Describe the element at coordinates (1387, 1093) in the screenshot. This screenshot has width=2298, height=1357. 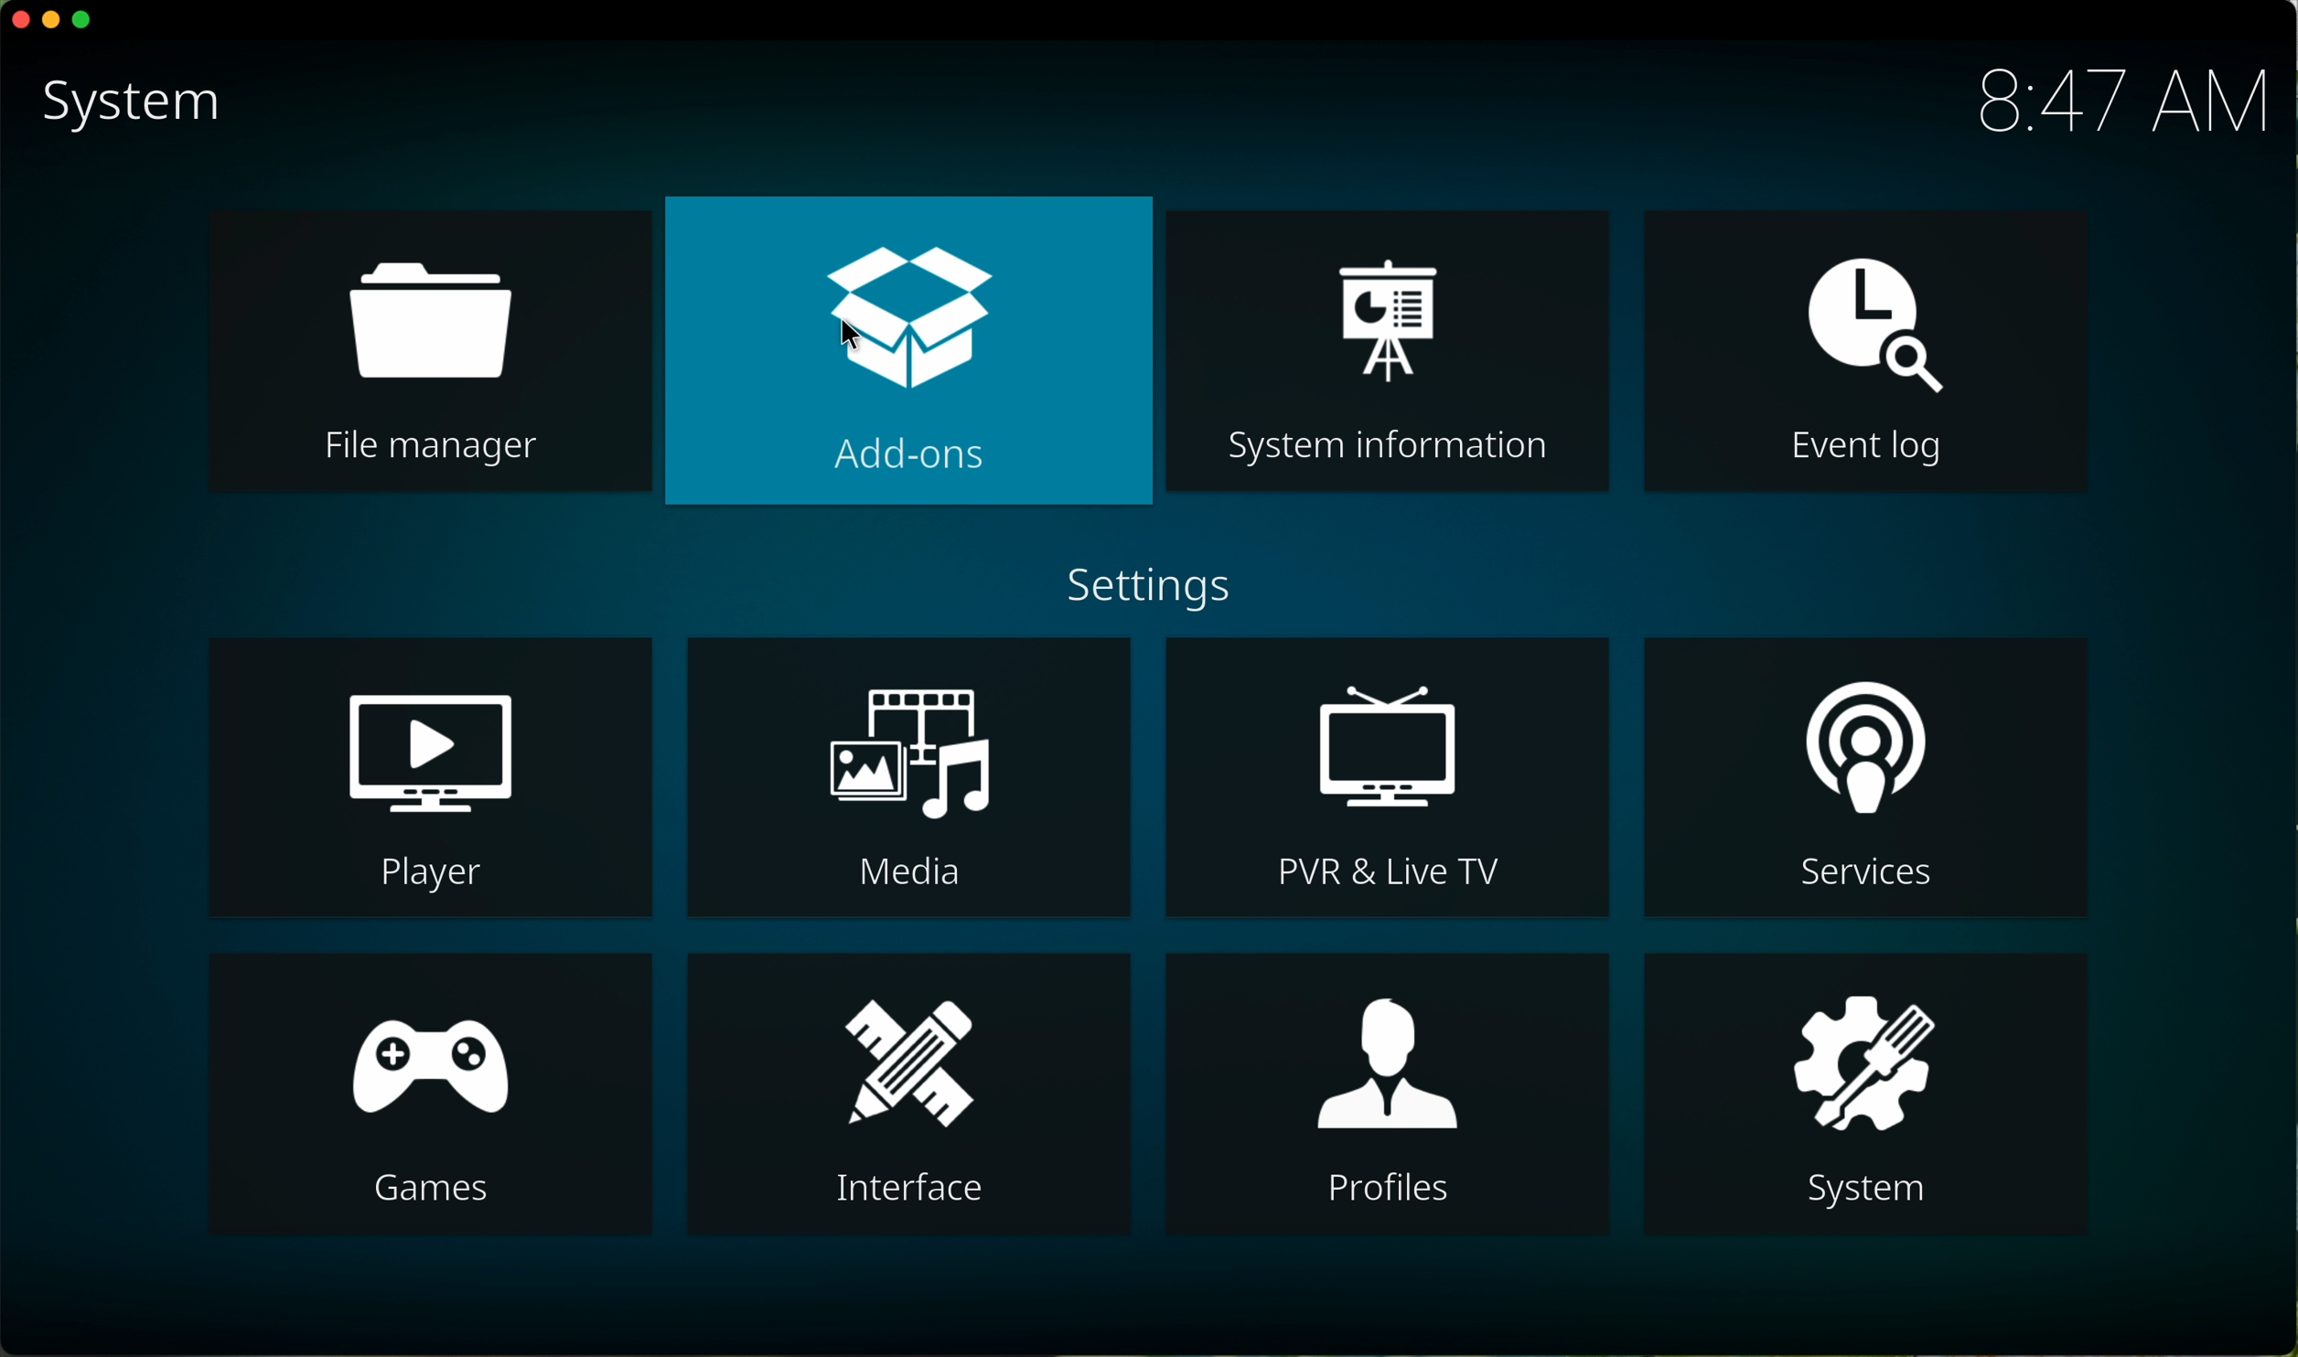
I see `profiles` at that location.